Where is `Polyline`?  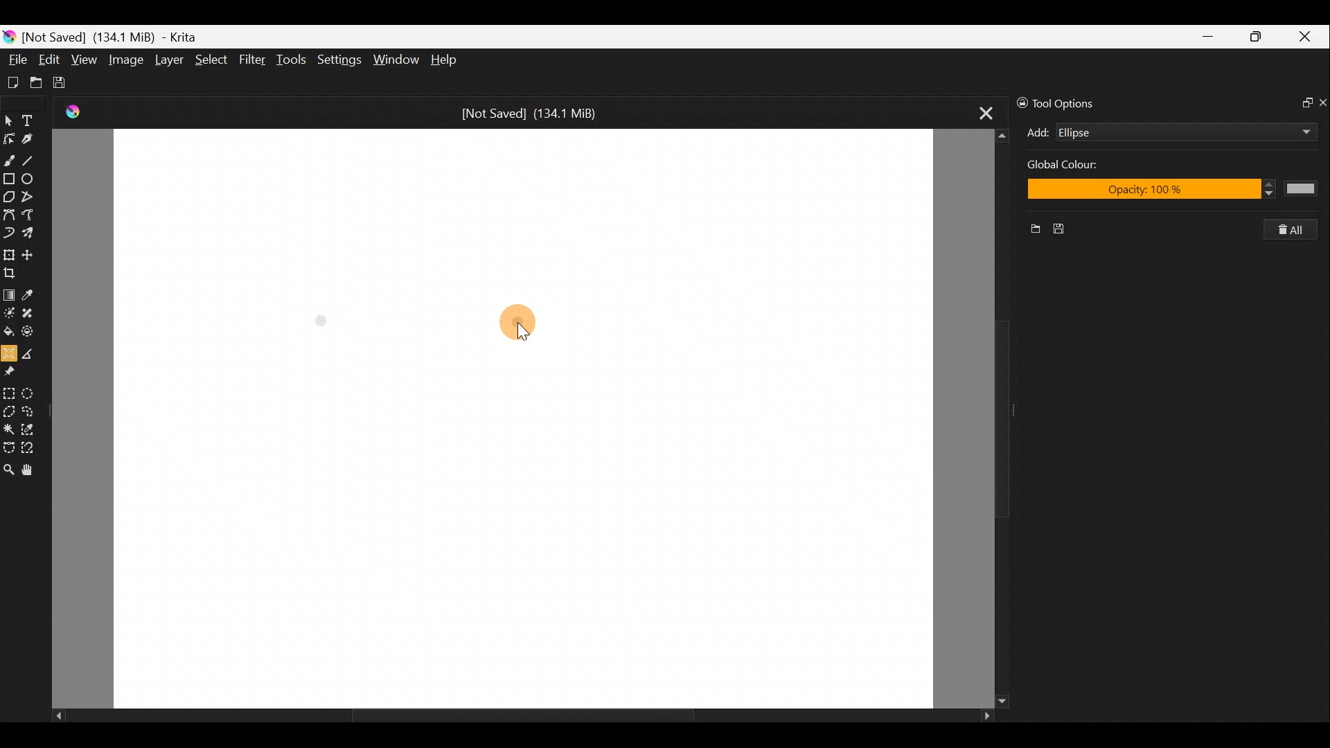
Polyline is located at coordinates (32, 197).